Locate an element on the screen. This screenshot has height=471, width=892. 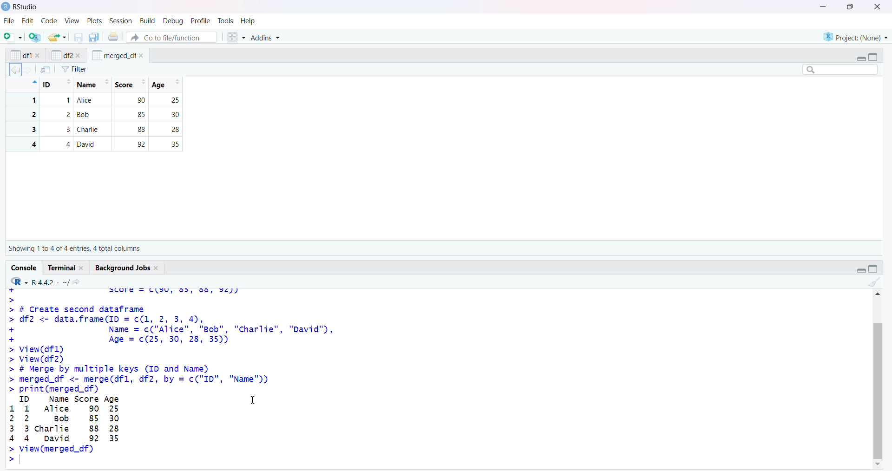
Background jobs is located at coordinates (123, 268).